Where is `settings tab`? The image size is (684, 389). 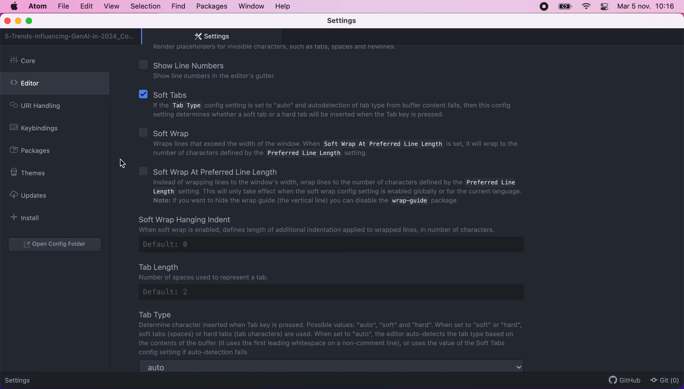
settings tab is located at coordinates (209, 36).